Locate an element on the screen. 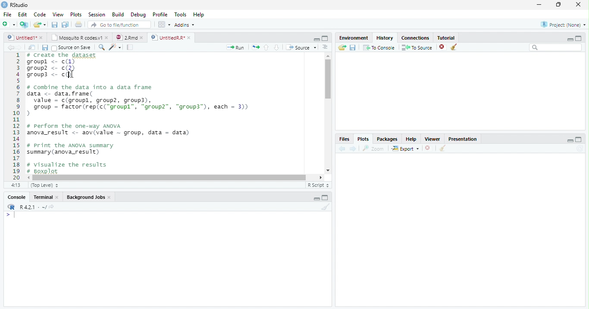 The height and width of the screenshot is (309, 589). Zoom is located at coordinates (374, 148).